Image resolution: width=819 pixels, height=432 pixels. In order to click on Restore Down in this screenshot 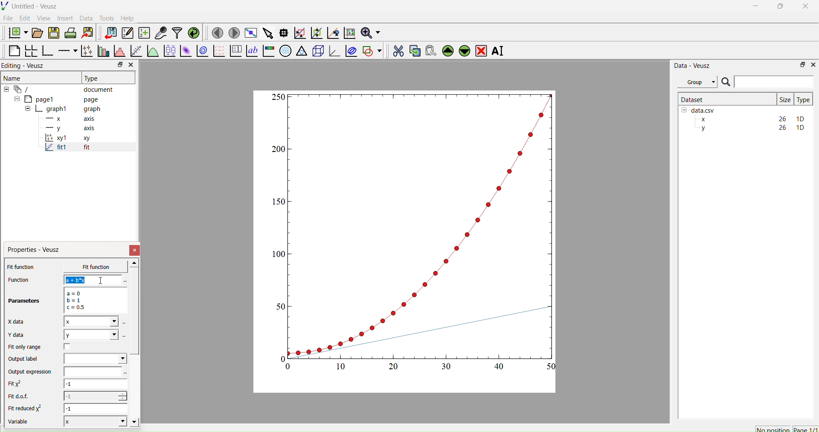, I will do `click(778, 7)`.